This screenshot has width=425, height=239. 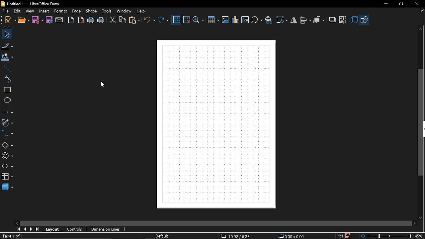 What do you see at coordinates (18, 11) in the screenshot?
I see `Edit` at bounding box center [18, 11].